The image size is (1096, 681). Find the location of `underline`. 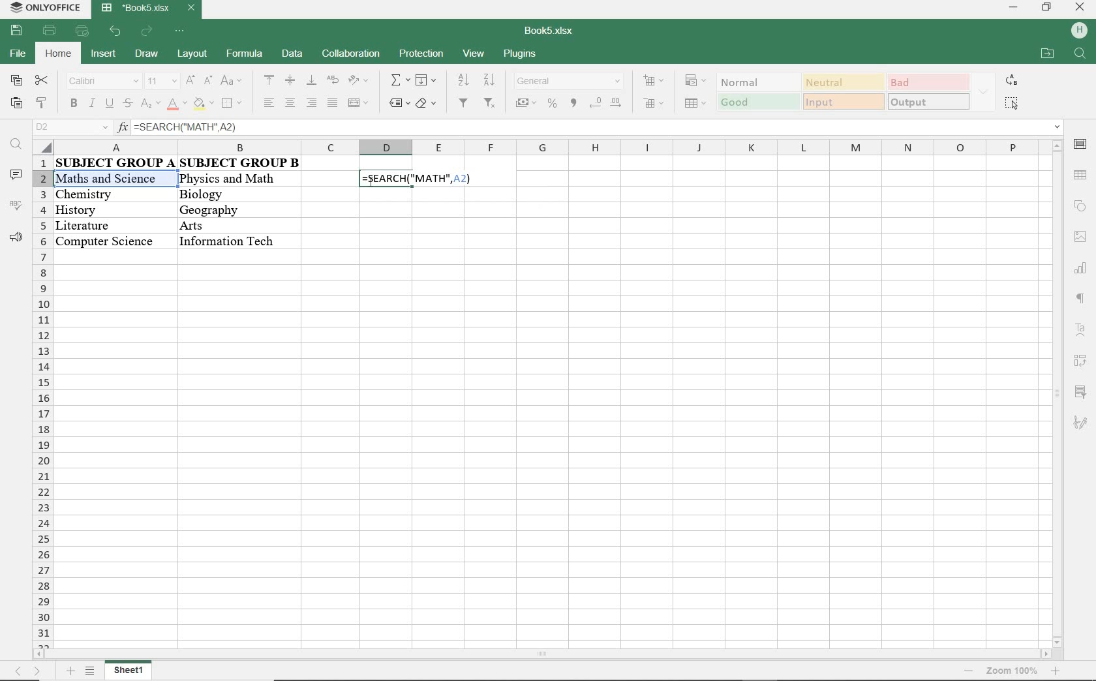

underline is located at coordinates (108, 105).